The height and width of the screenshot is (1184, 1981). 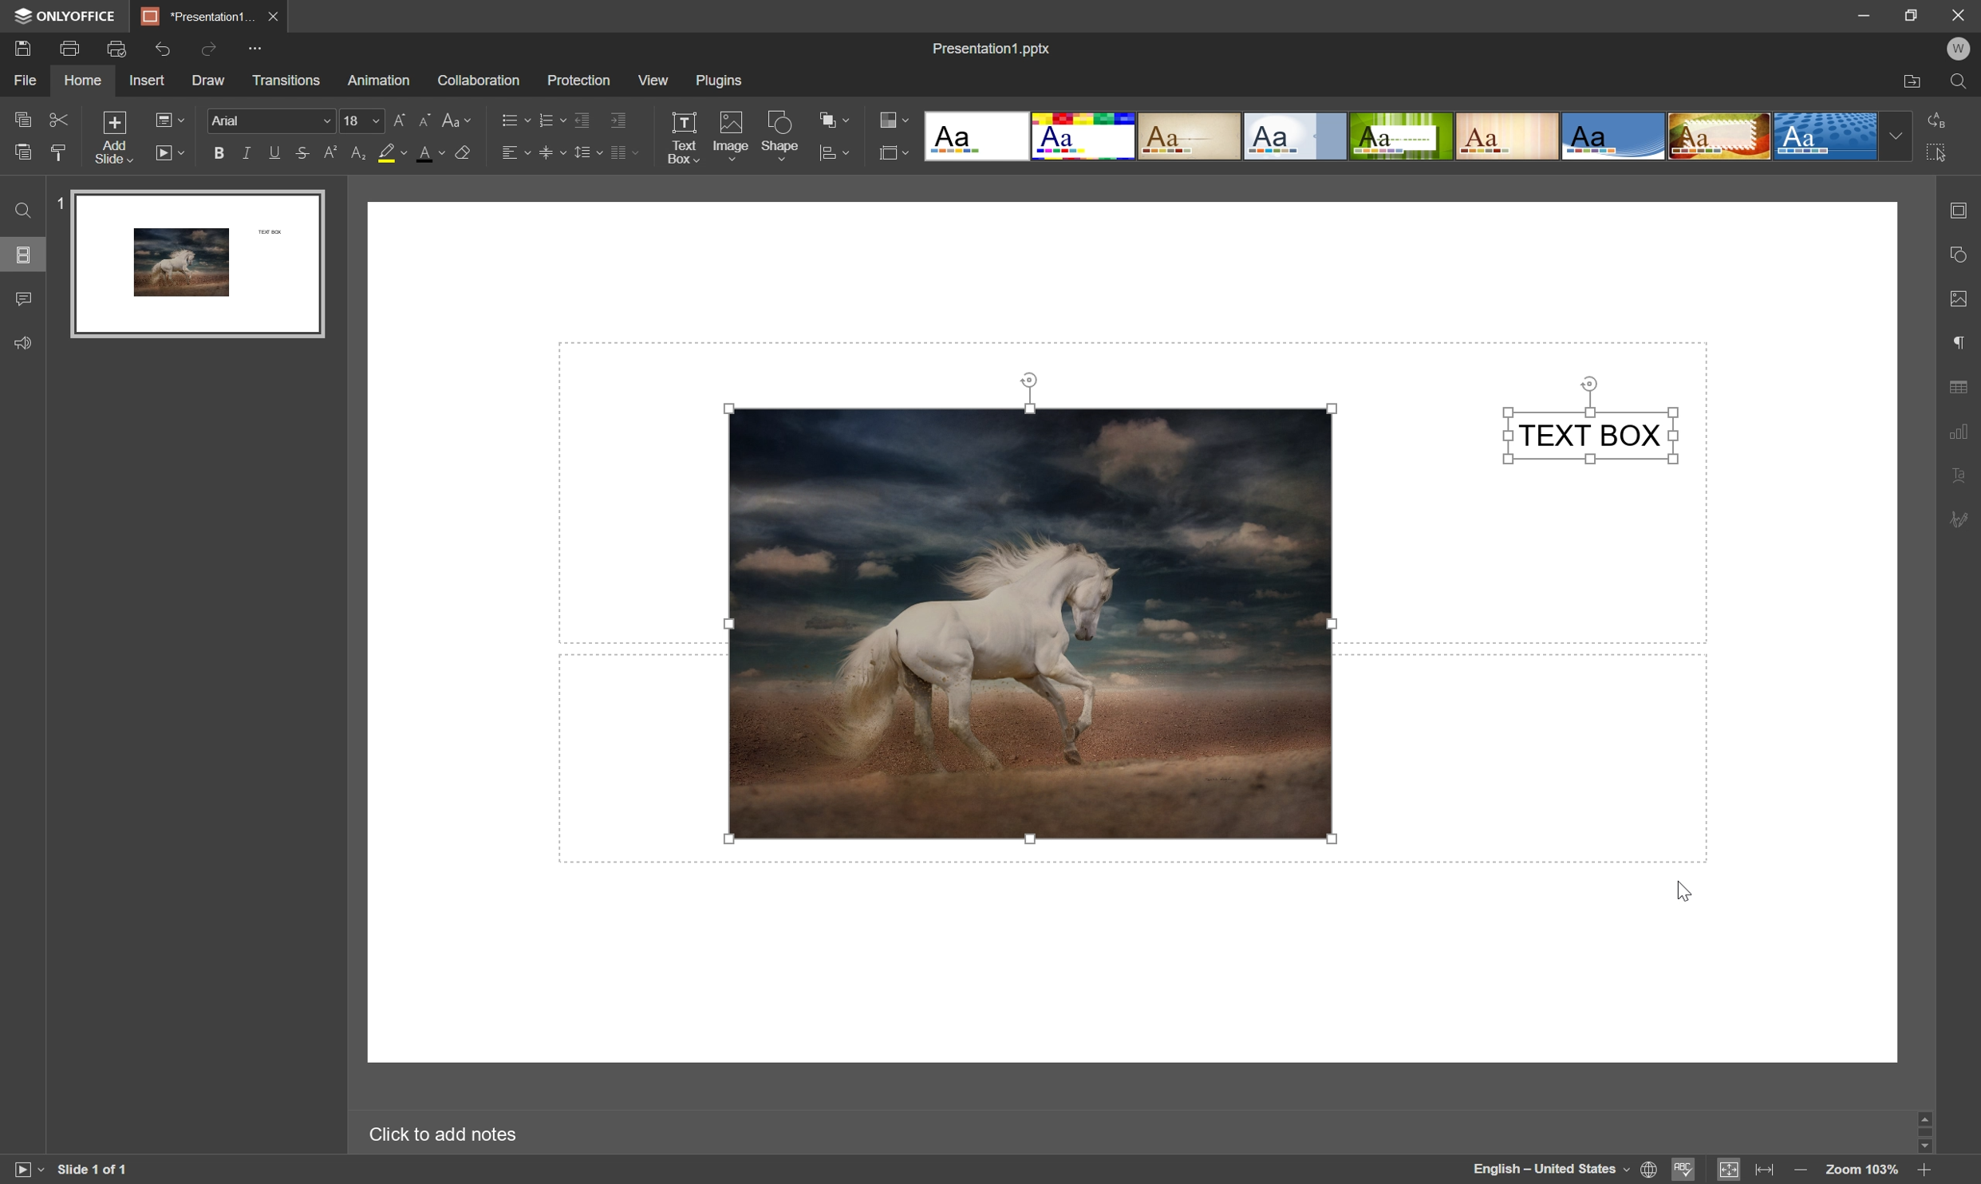 What do you see at coordinates (1685, 1170) in the screenshot?
I see `spell checking` at bounding box center [1685, 1170].